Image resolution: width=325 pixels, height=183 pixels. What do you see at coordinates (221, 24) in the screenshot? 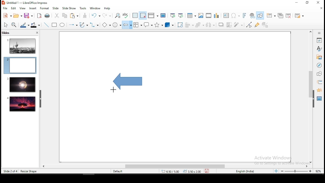
I see `shadow` at bounding box center [221, 24].